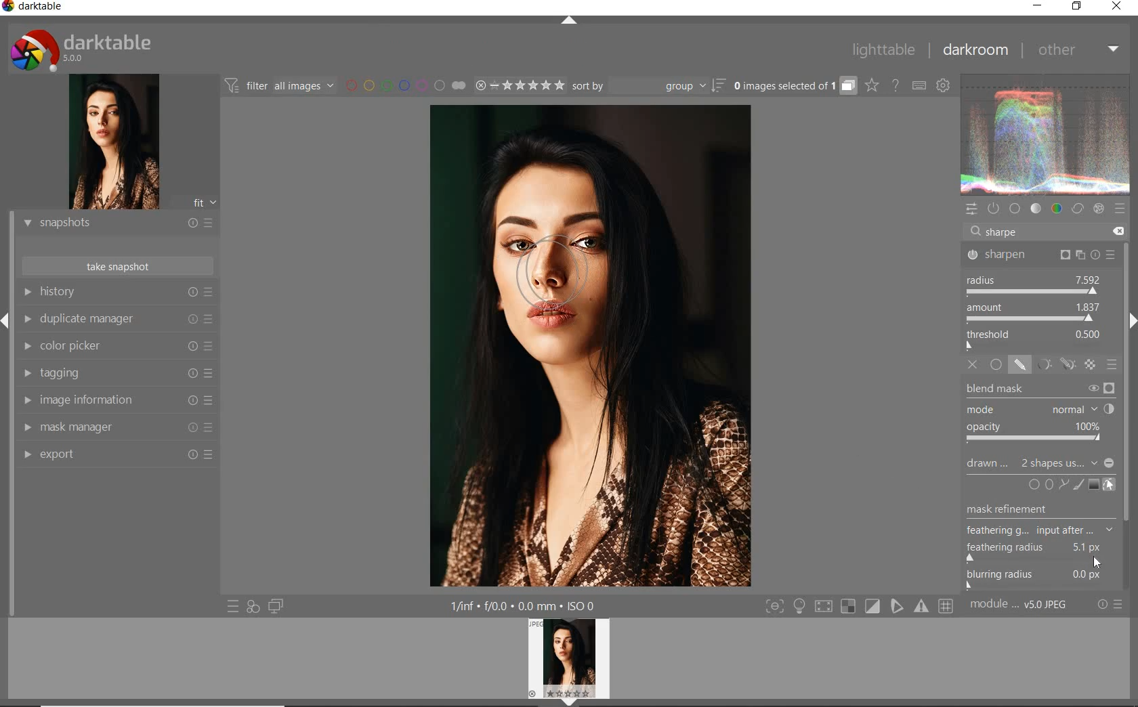 This screenshot has width=1138, height=707. What do you see at coordinates (231, 606) in the screenshot?
I see `quick access to presets` at bounding box center [231, 606].